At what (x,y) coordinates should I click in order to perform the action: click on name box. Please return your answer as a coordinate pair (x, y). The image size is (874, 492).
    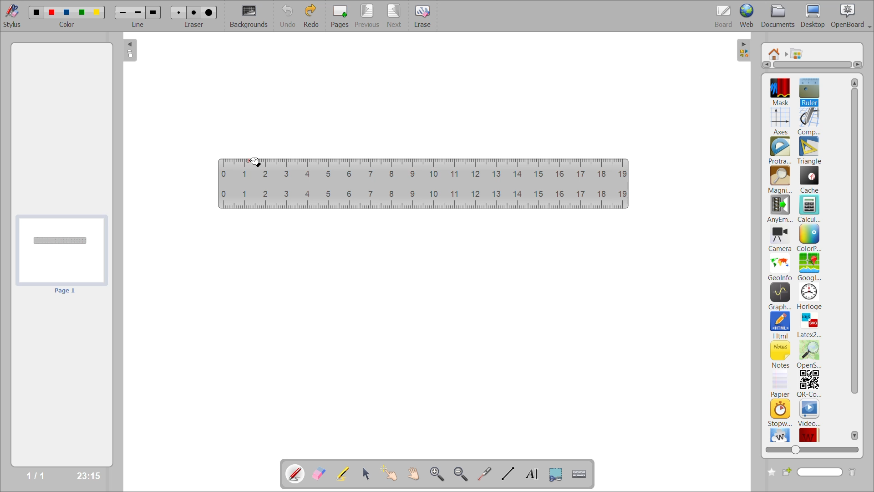
    Looking at the image, I should click on (813, 472).